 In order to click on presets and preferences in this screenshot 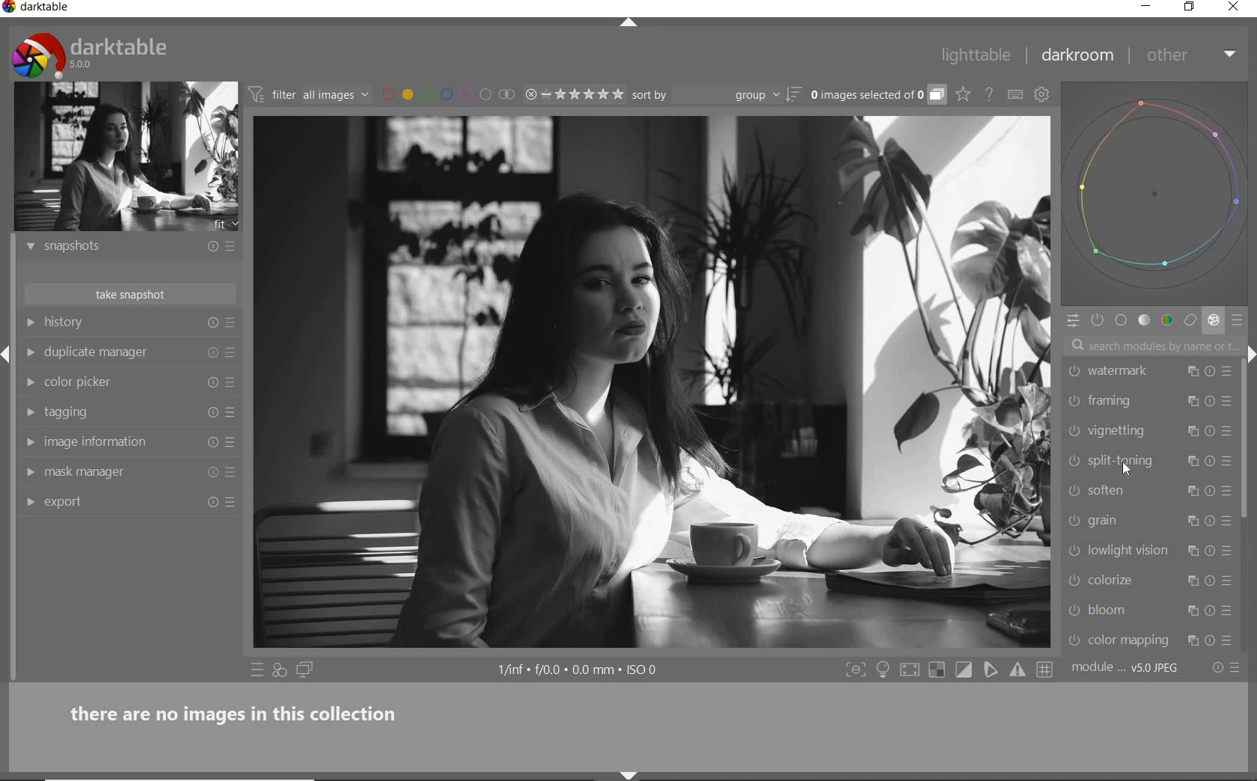, I will do `click(230, 246)`.